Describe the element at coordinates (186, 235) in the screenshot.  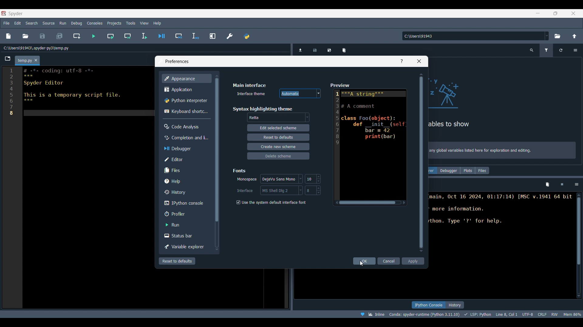
I see `Status bar` at that location.